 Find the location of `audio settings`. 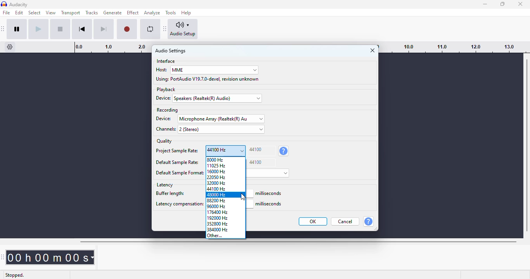

audio settings is located at coordinates (171, 51).